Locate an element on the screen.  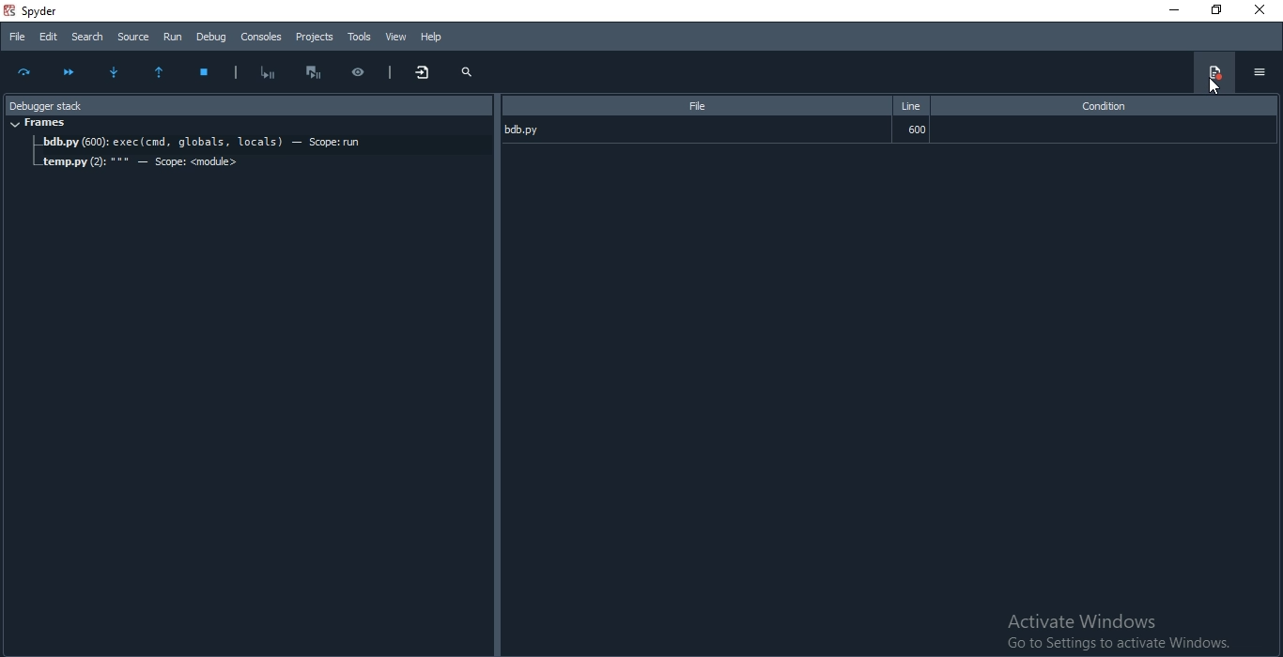
File  is located at coordinates (16, 38).